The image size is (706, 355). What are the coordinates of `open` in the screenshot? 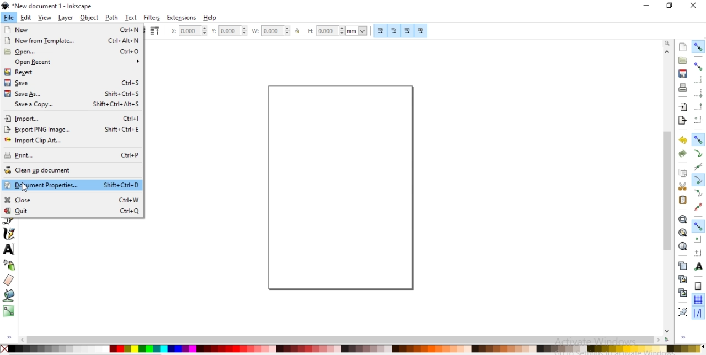 It's located at (71, 52).